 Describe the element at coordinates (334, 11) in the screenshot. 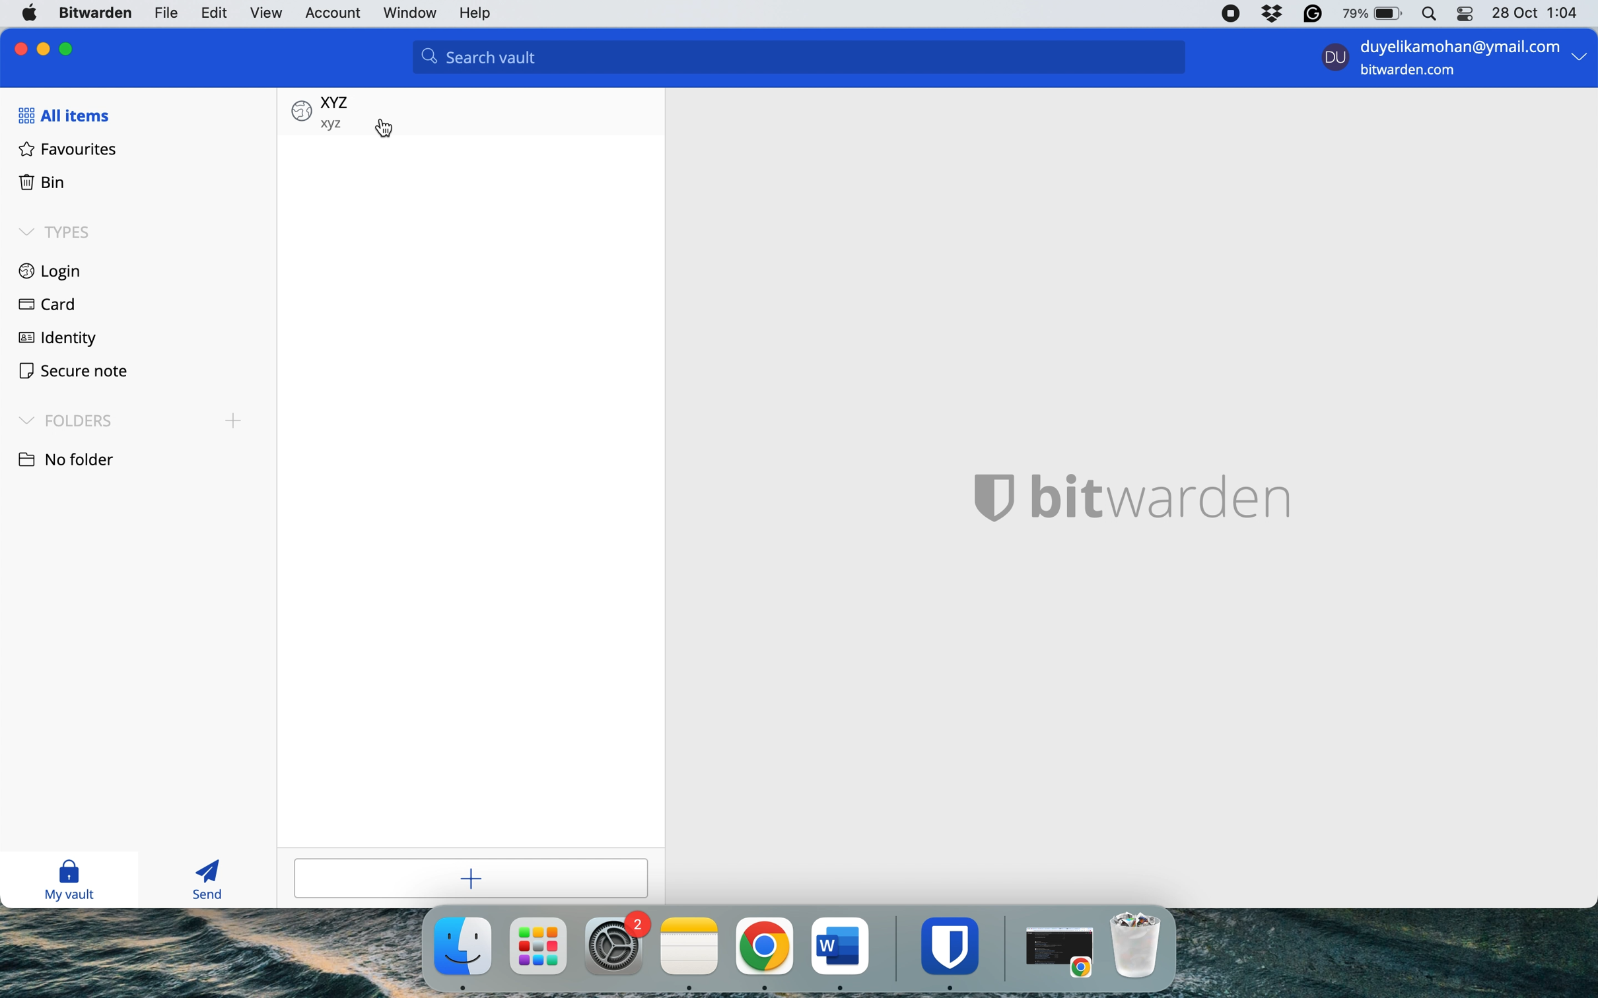

I see `account` at that location.